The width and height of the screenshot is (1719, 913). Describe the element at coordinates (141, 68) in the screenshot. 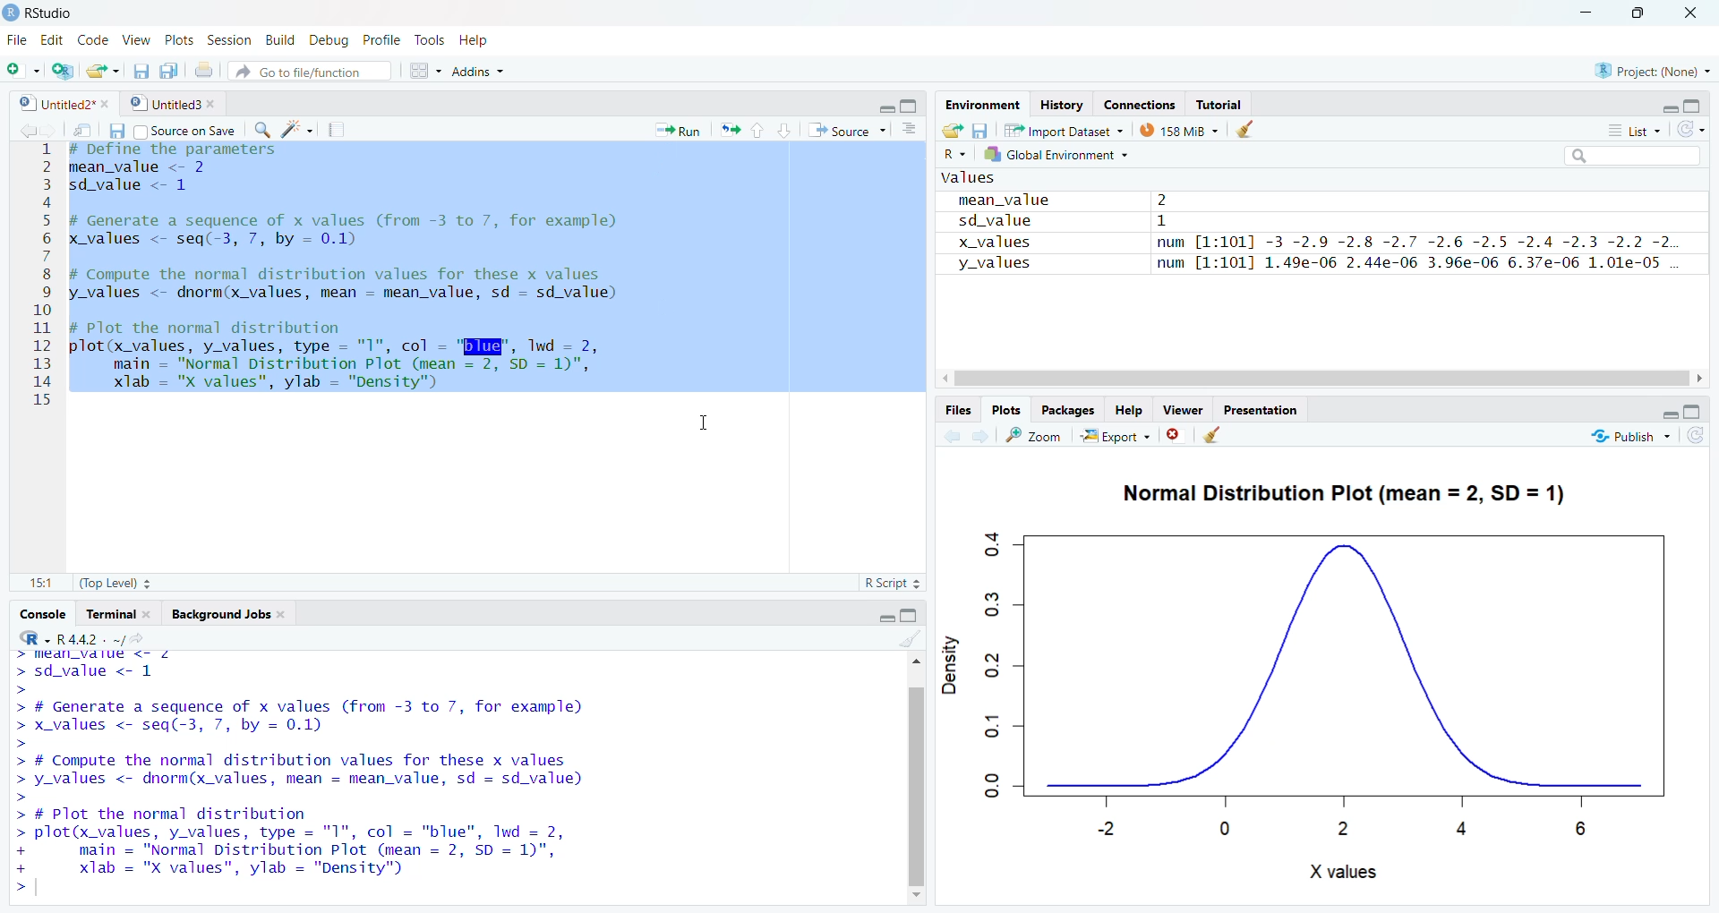

I see `save current file` at that location.